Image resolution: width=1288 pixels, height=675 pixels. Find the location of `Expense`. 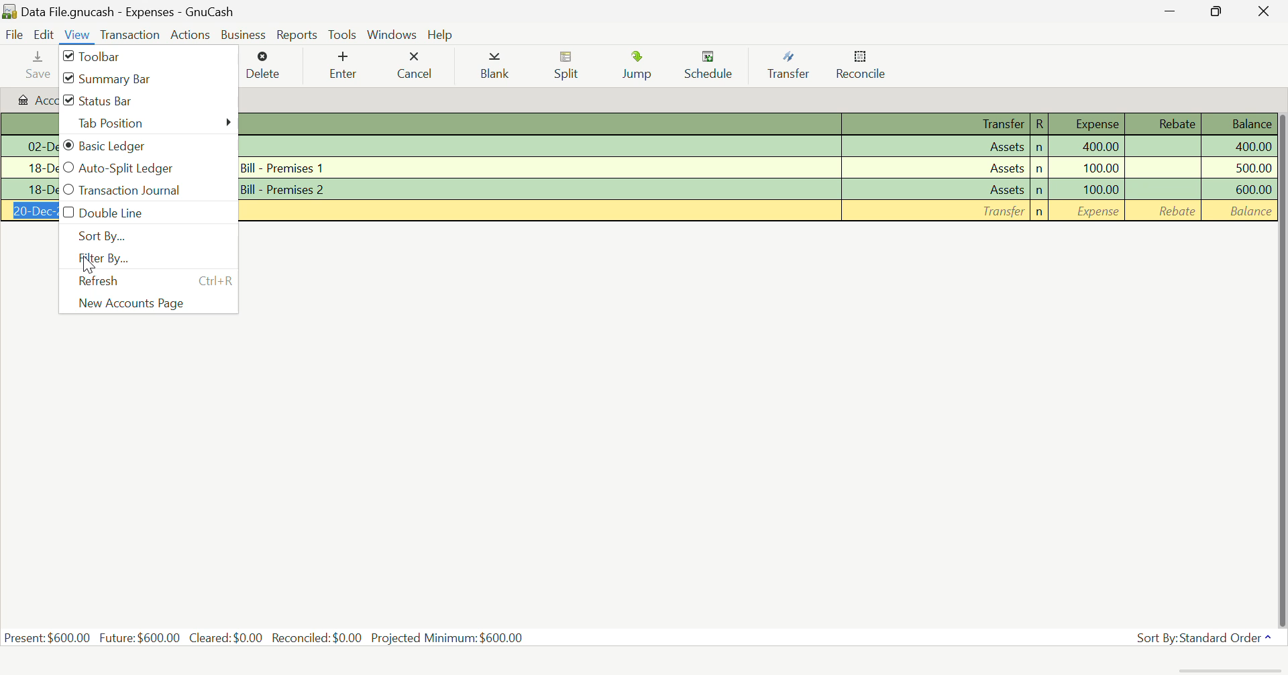

Expense is located at coordinates (1088, 124).